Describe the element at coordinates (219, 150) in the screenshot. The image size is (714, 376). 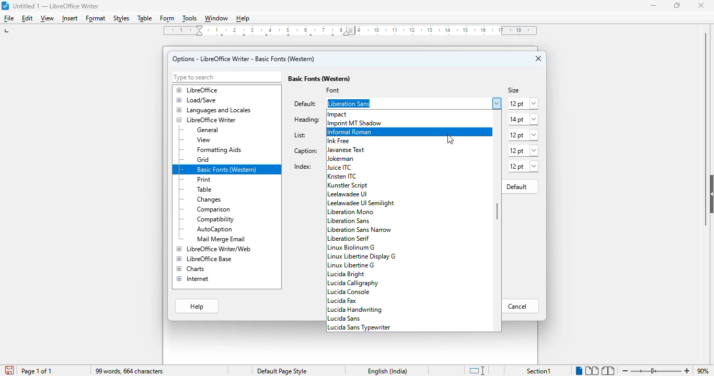
I see `formatting aids` at that location.